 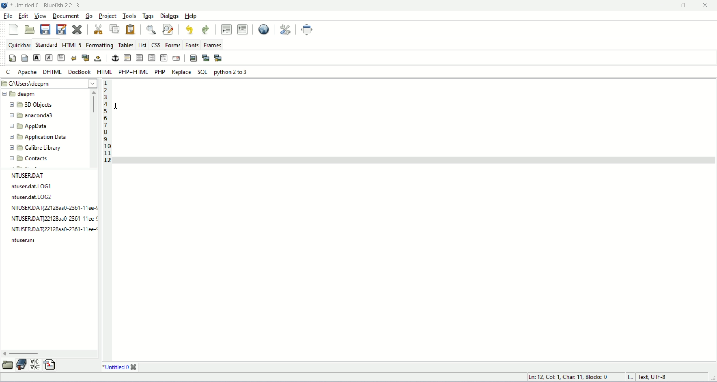 What do you see at coordinates (206, 29) in the screenshot?
I see `redo` at bounding box center [206, 29].